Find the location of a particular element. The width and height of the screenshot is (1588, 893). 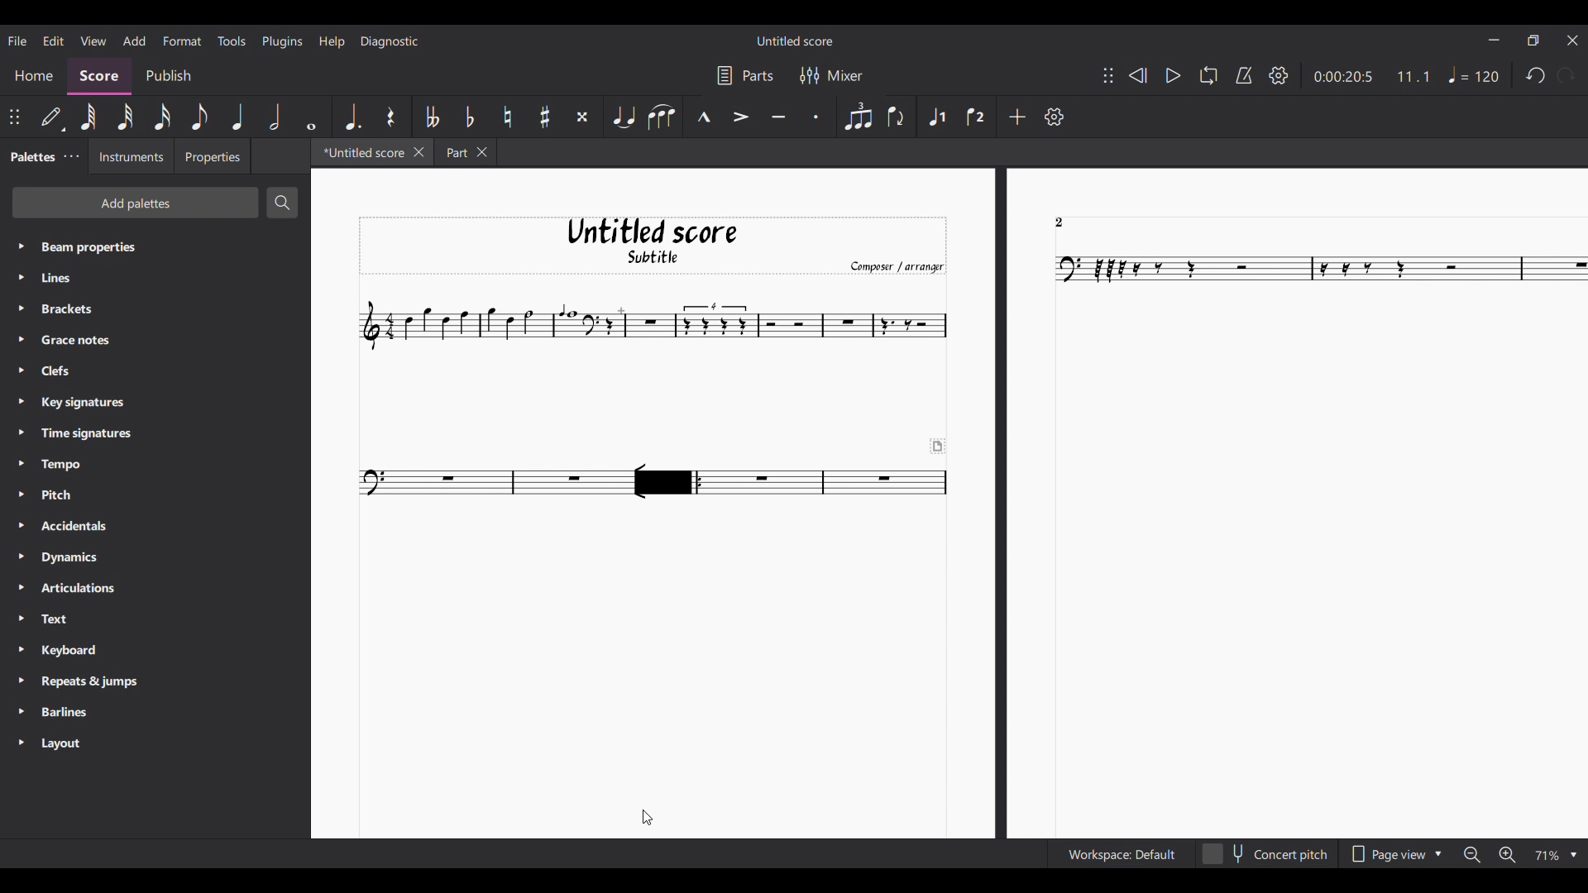

Tuplet is located at coordinates (859, 116).